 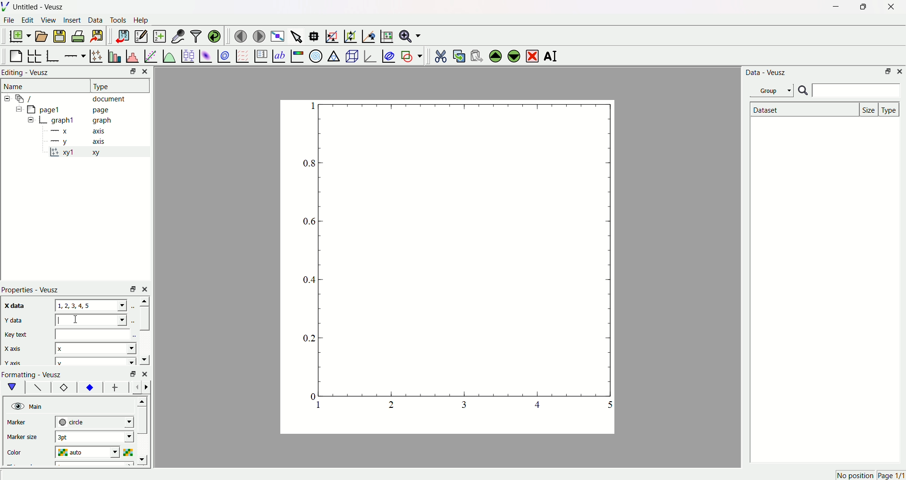 I want to click on capture remote datasets, so click(x=177, y=35).